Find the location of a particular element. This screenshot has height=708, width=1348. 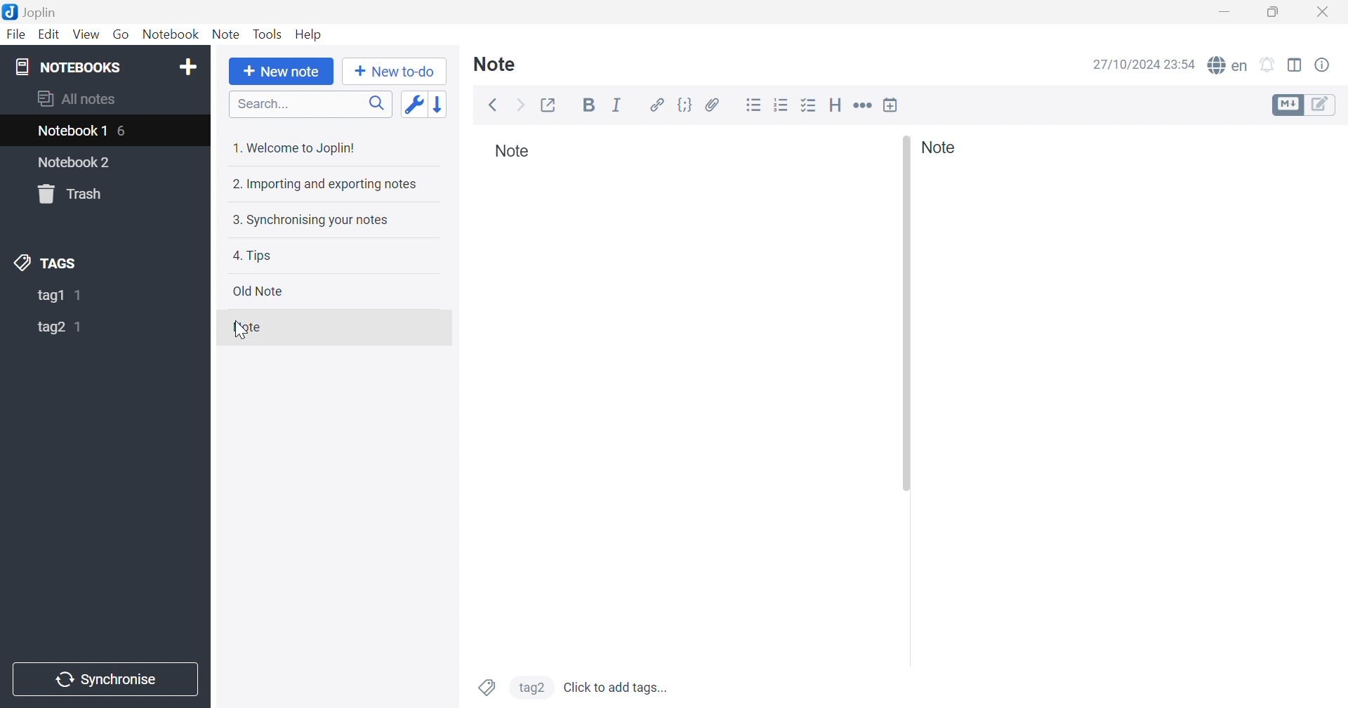

Click to add tags is located at coordinates (617, 686).